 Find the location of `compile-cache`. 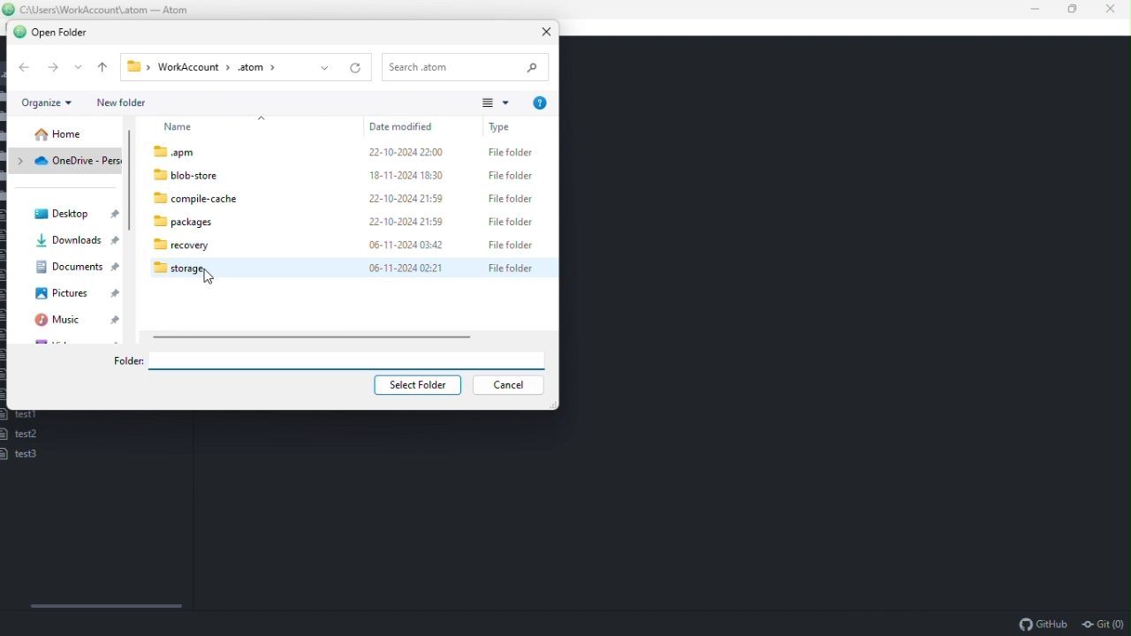

compile-cache is located at coordinates (345, 199).